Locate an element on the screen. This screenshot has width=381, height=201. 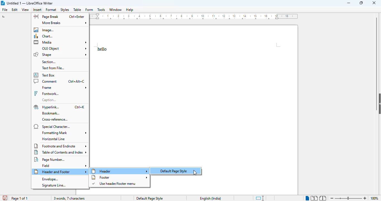
footer is located at coordinates (120, 177).